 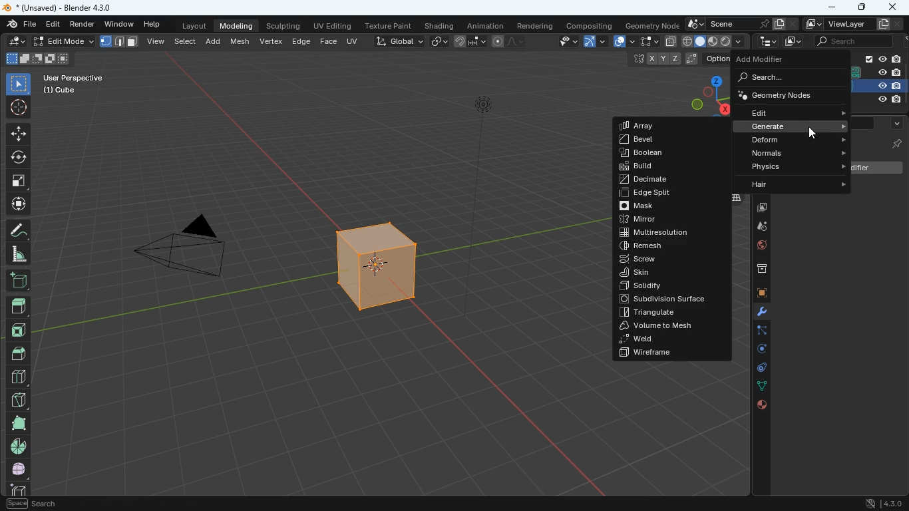 What do you see at coordinates (862, 7) in the screenshot?
I see `maximize` at bounding box center [862, 7].